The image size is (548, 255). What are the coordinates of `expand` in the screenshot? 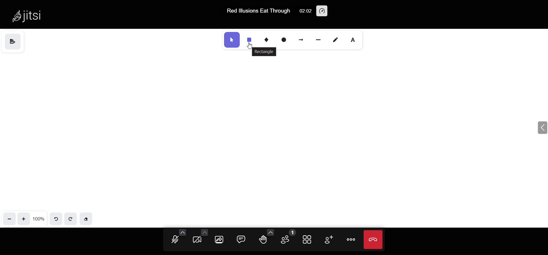 It's located at (541, 128).